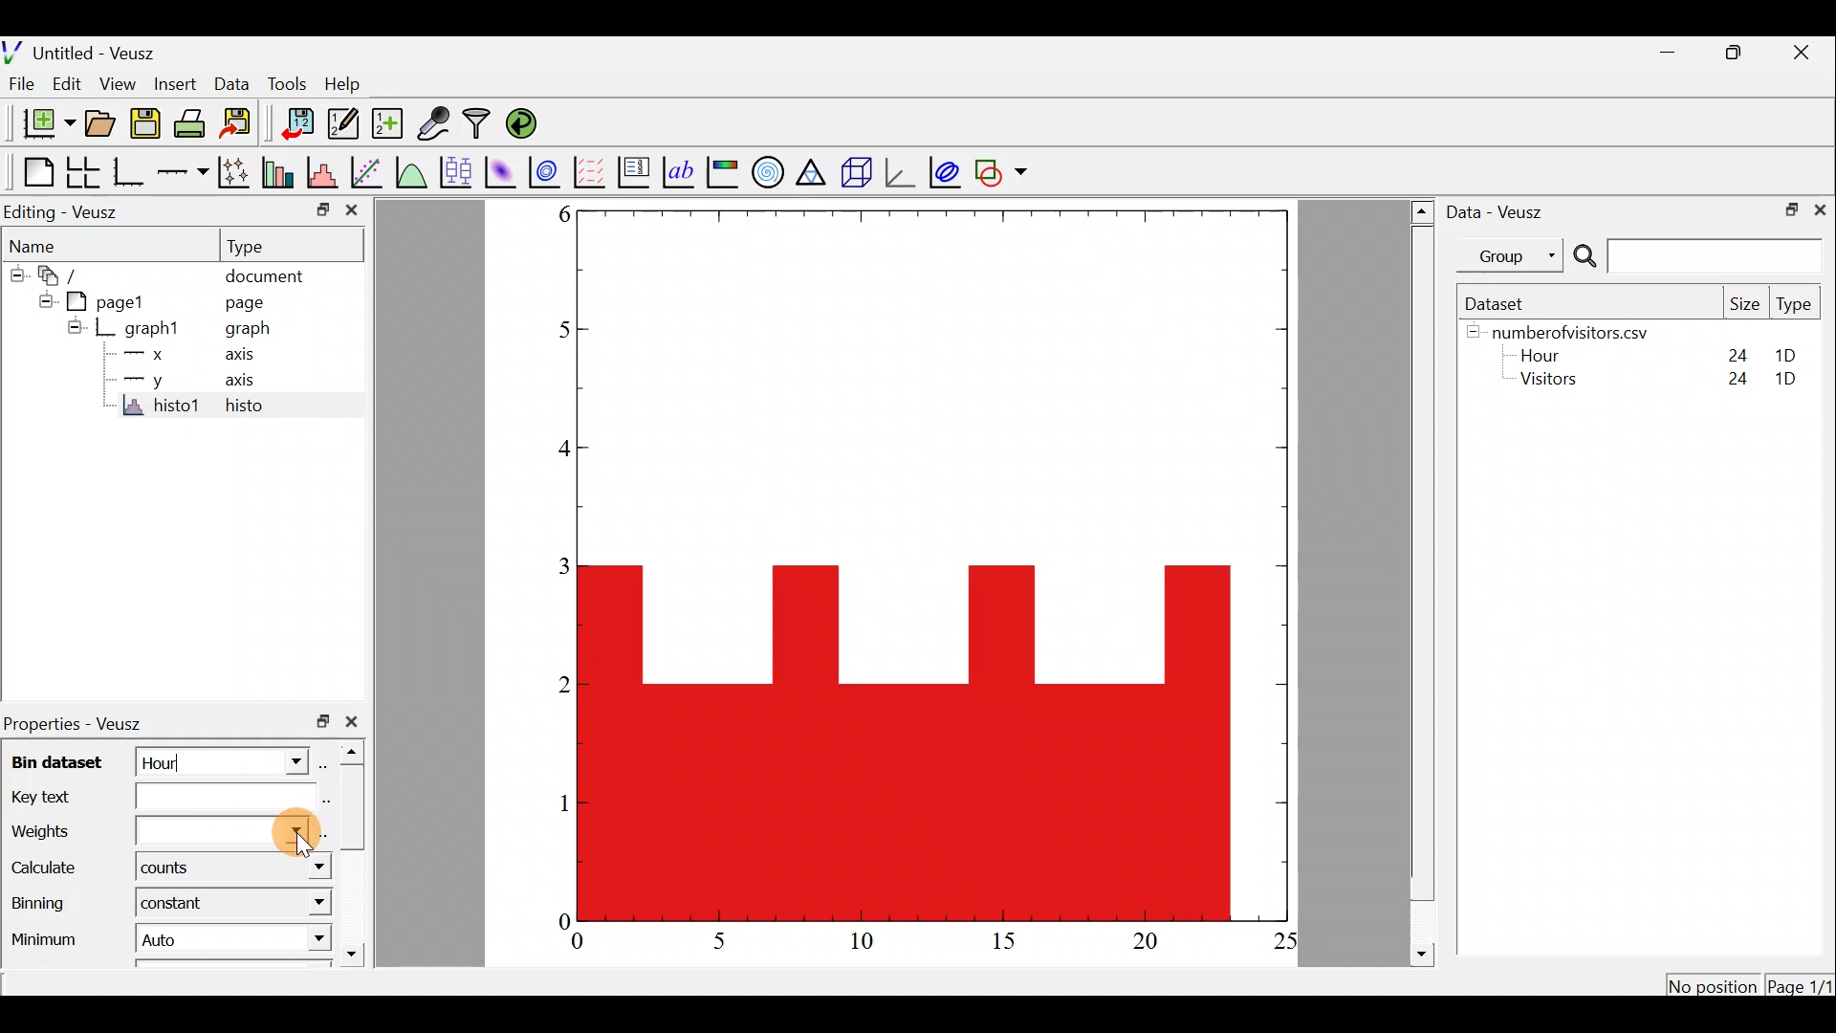  I want to click on hide sub menu, so click(70, 330).